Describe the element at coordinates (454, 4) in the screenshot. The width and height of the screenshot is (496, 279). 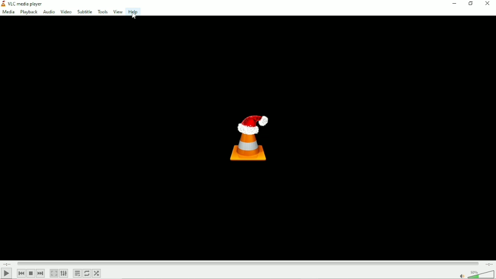
I see `Minimize` at that location.